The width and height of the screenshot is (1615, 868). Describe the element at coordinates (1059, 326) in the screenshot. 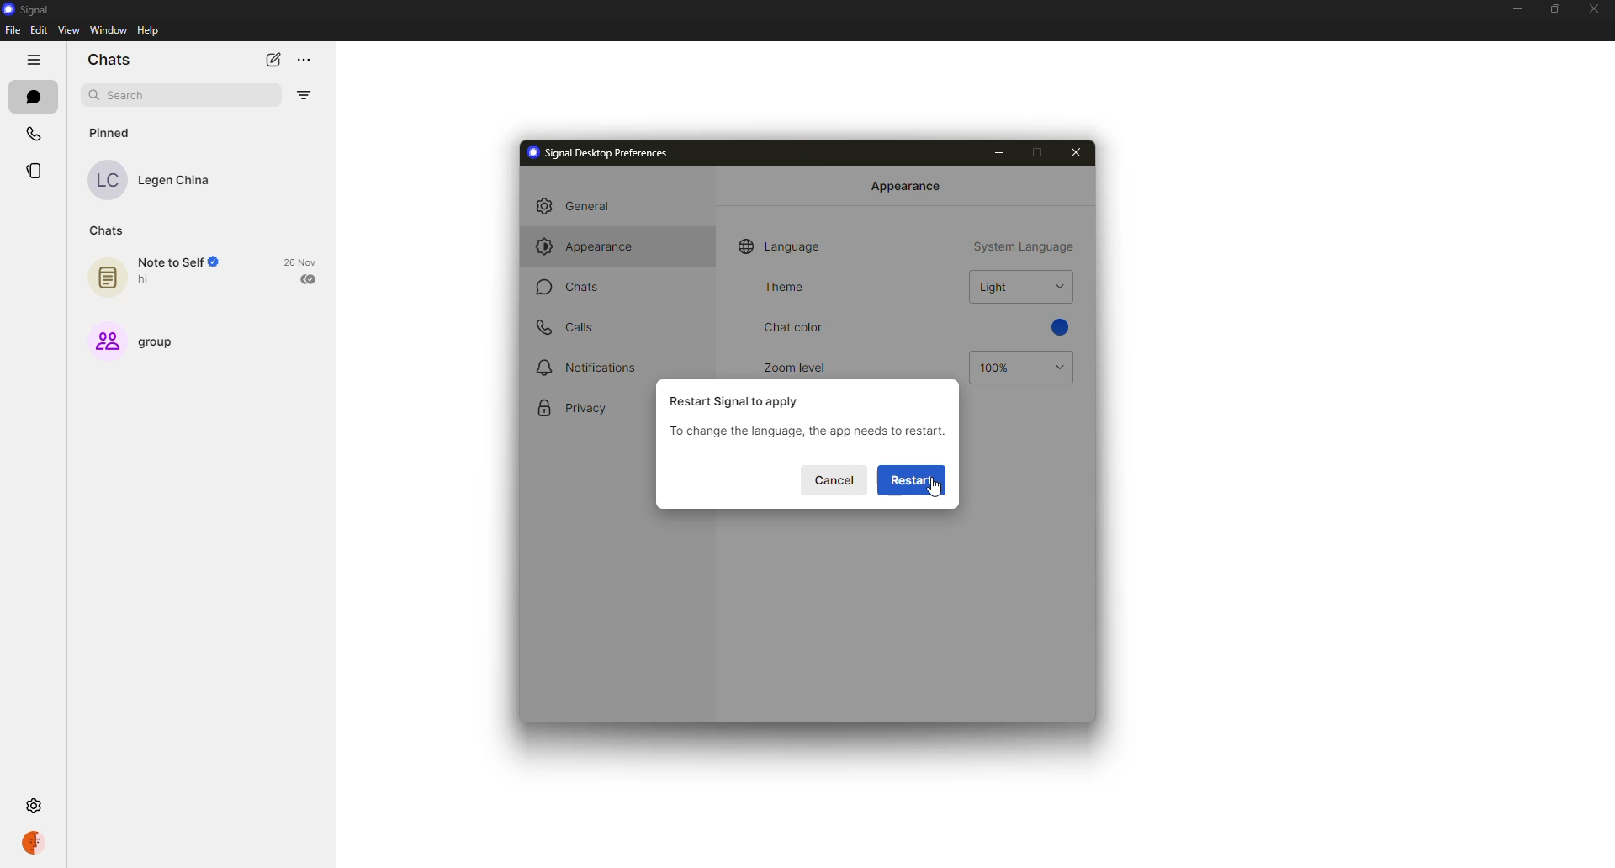

I see `blue` at that location.